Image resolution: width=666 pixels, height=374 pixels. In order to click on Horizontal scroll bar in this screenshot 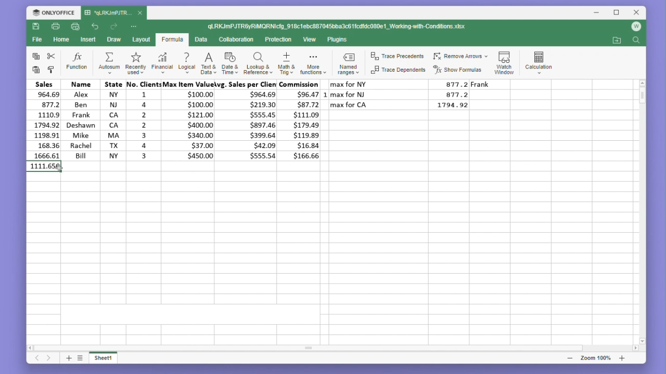, I will do `click(327, 348)`.